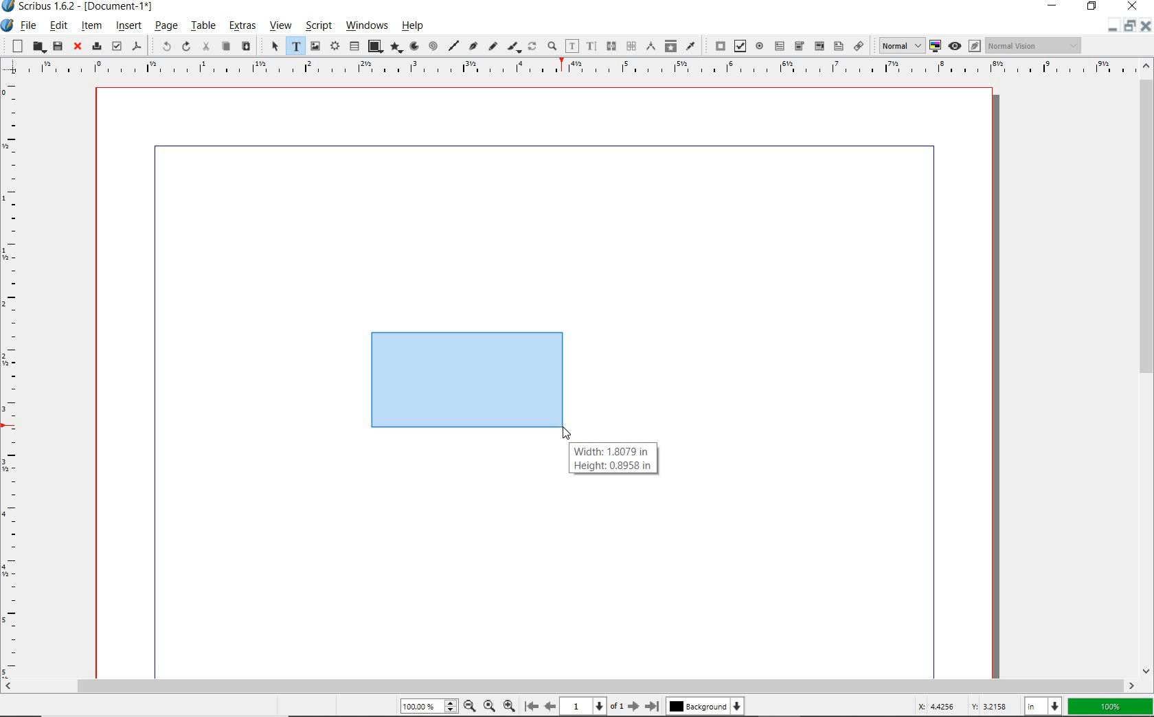 The image size is (1154, 717). I want to click on link annotation, so click(860, 47).